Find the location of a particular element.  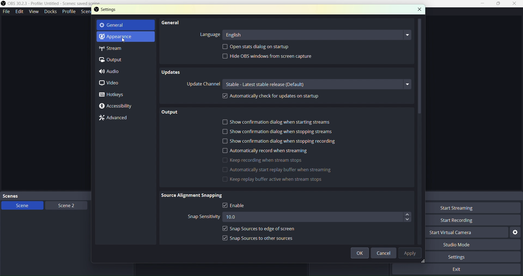

Advanced is located at coordinates (117, 118).